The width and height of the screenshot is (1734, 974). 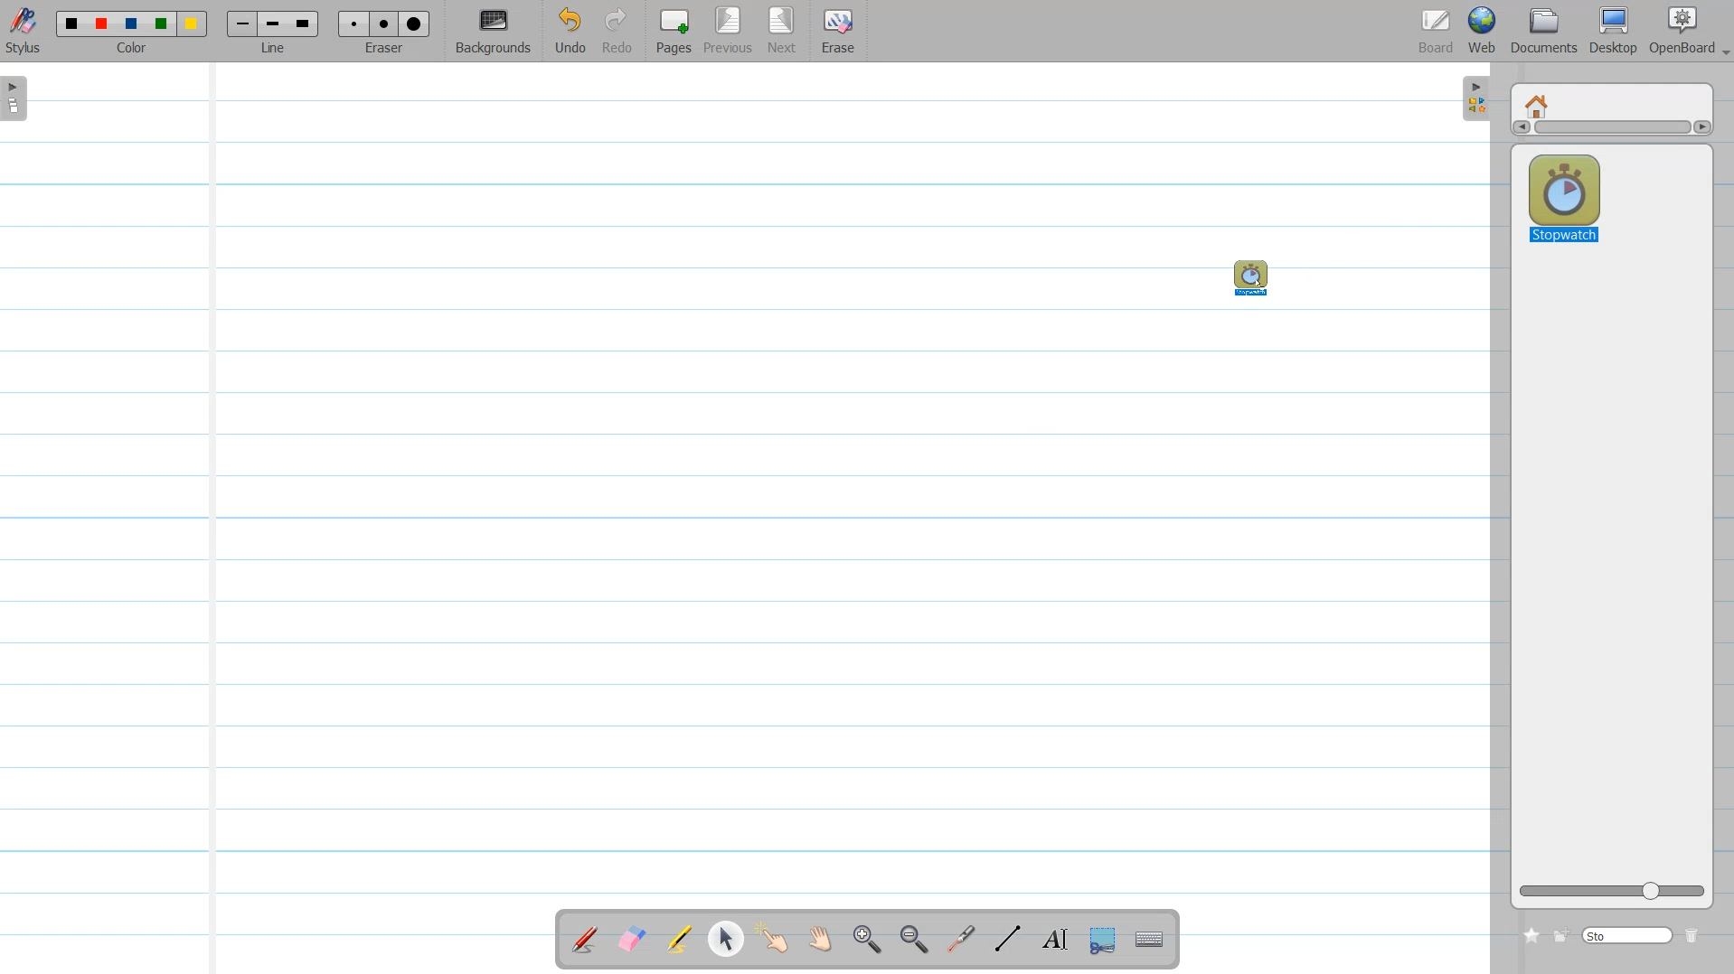 What do you see at coordinates (1612, 892) in the screenshot?
I see `Logo size adjuster` at bounding box center [1612, 892].